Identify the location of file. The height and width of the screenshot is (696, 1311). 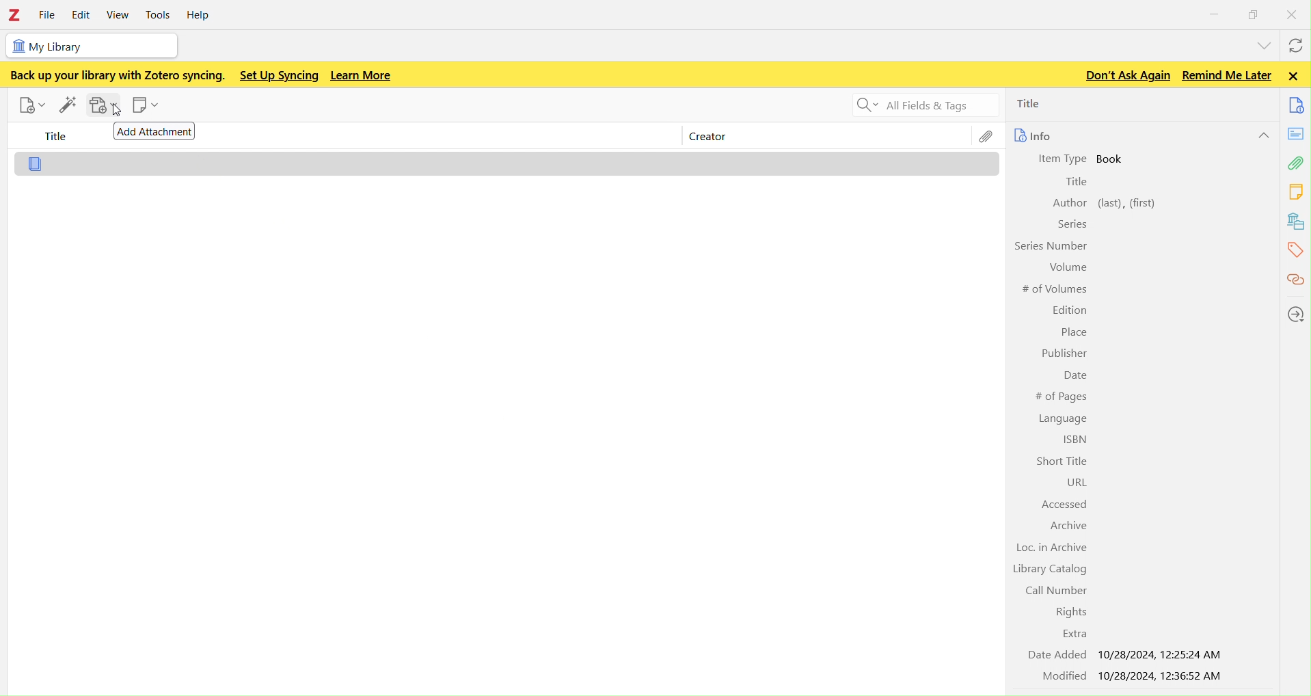
(48, 14).